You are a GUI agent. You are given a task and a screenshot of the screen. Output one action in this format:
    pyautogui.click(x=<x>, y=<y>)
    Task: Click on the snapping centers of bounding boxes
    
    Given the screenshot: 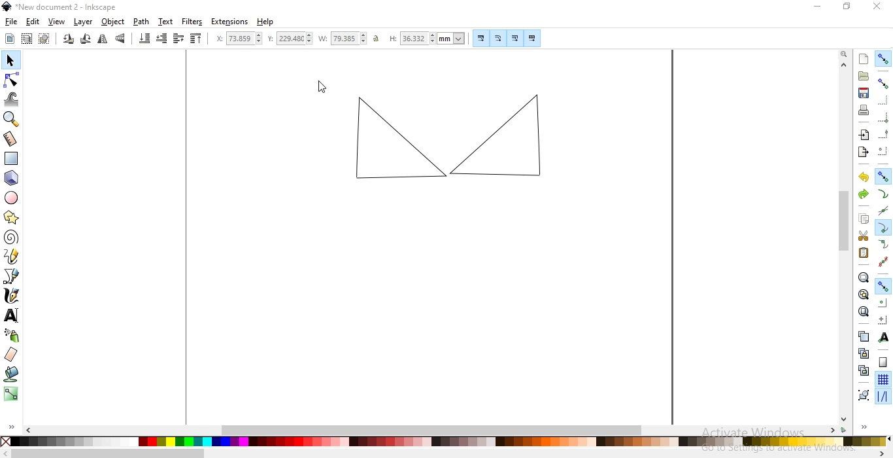 What is the action you would take?
    pyautogui.click(x=883, y=150)
    